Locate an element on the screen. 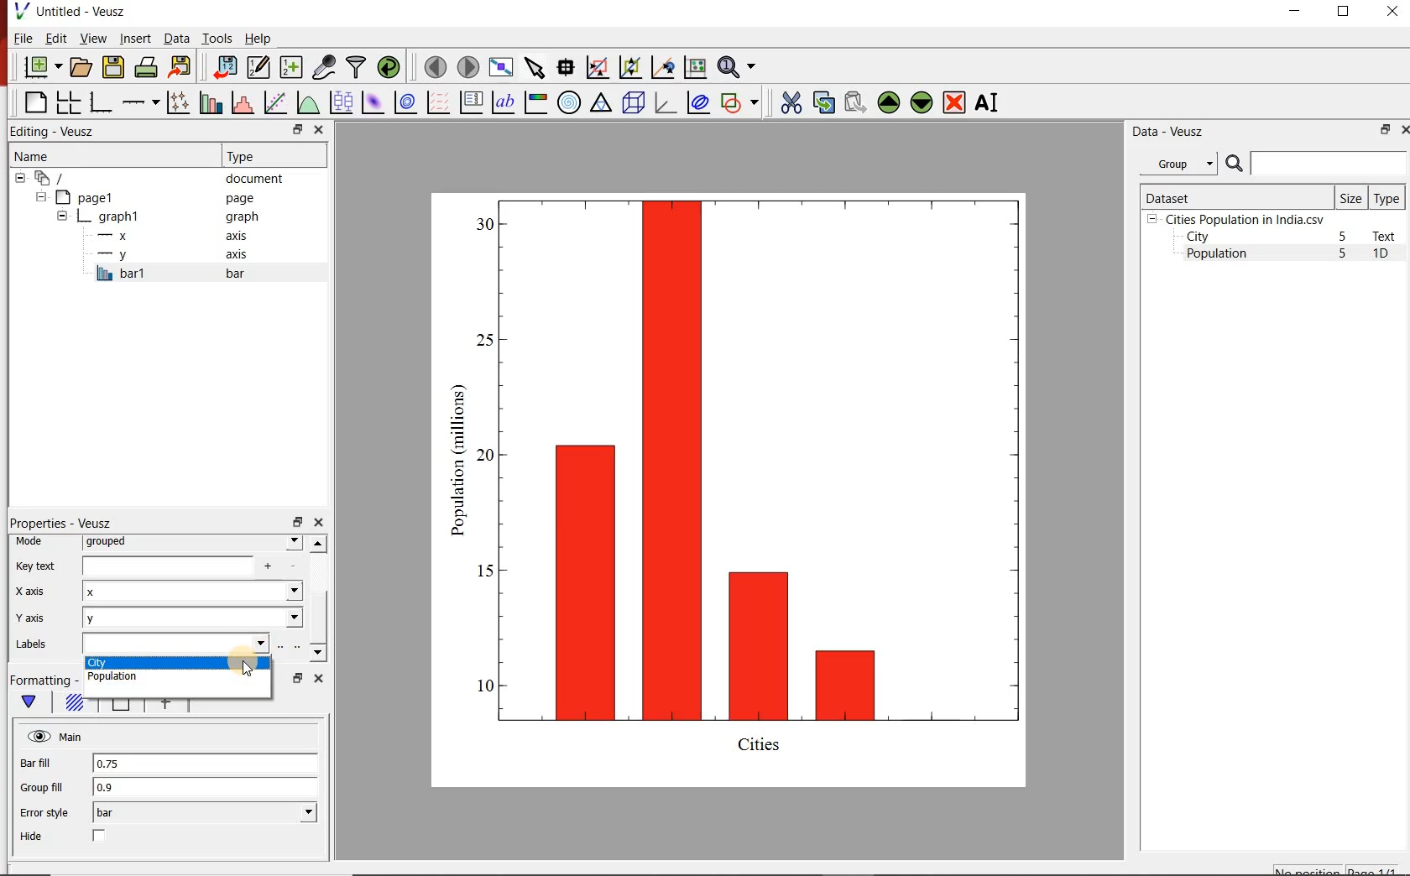  Untitled-Veusz is located at coordinates (71, 13).